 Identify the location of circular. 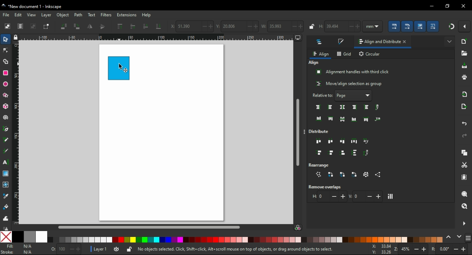
(370, 55).